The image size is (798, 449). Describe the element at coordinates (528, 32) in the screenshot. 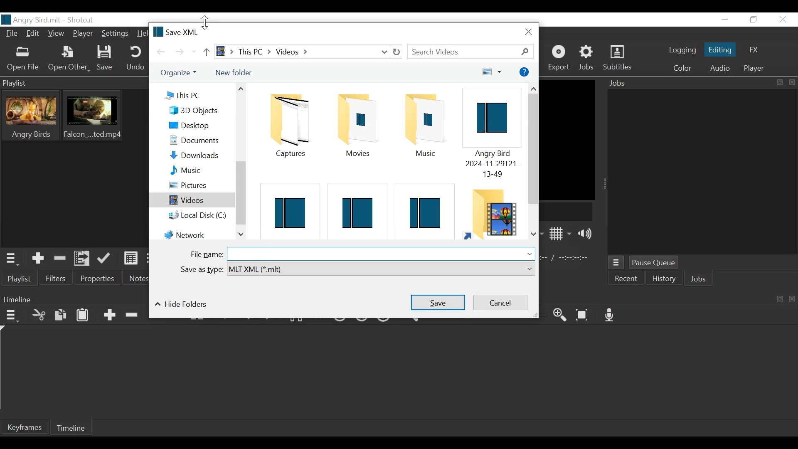

I see `Cose` at that location.